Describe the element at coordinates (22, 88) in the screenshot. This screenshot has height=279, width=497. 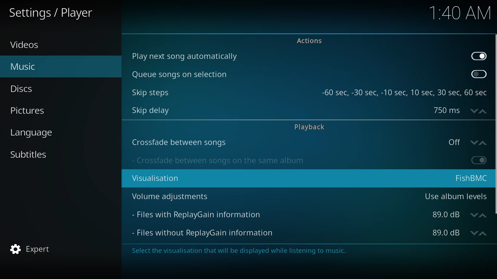
I see `discs` at that location.